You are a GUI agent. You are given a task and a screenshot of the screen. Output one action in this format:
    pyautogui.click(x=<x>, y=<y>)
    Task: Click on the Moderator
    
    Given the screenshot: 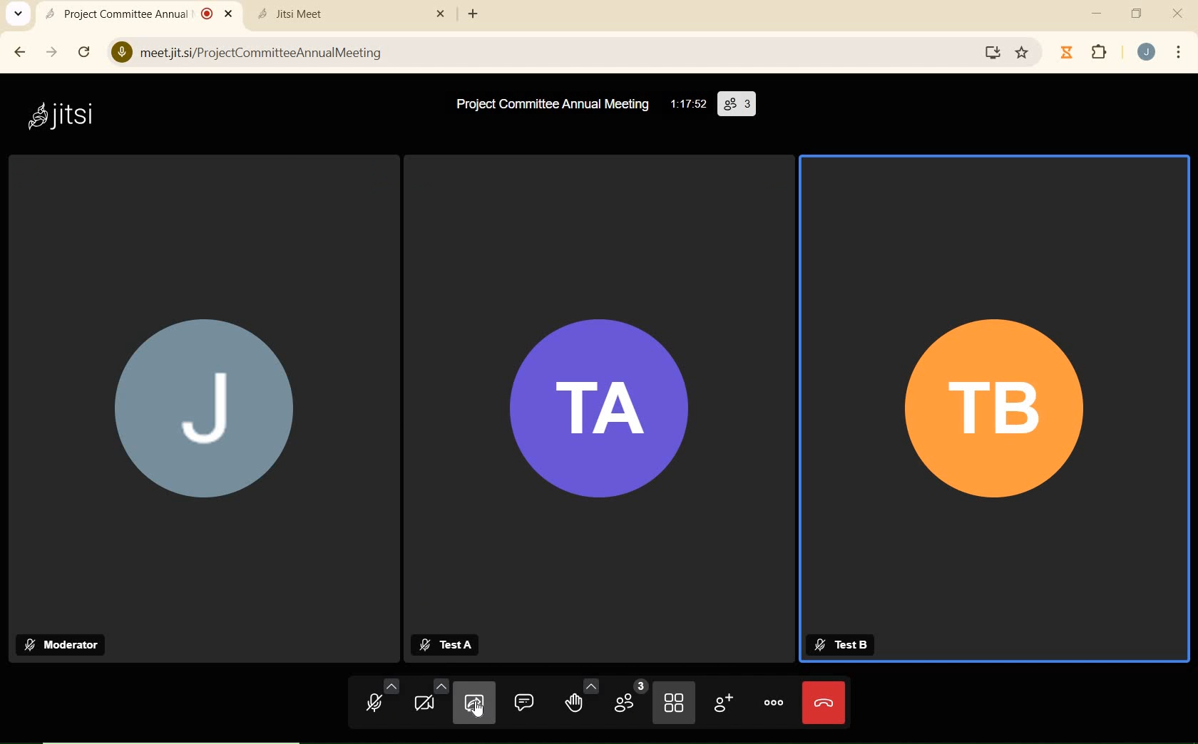 What is the action you would take?
    pyautogui.click(x=65, y=645)
    